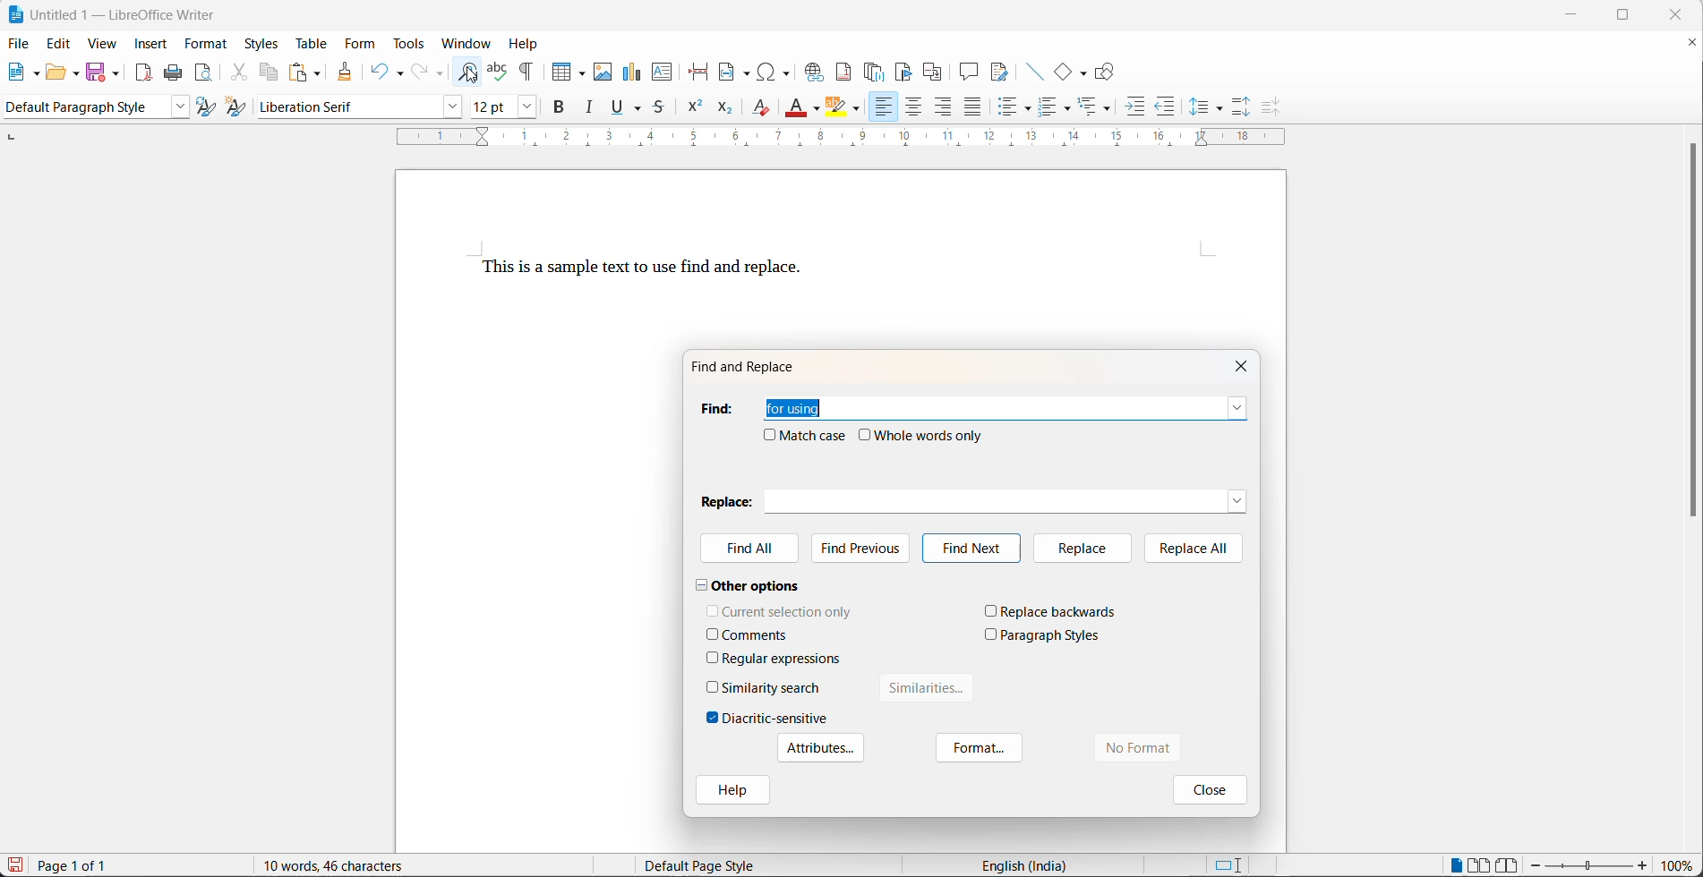 This screenshot has height=877, width=1703. I want to click on other options, so click(749, 584).